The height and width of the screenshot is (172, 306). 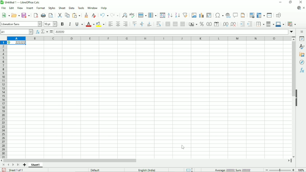 What do you see at coordinates (280, 170) in the screenshot?
I see `Zoom in/out` at bounding box center [280, 170].